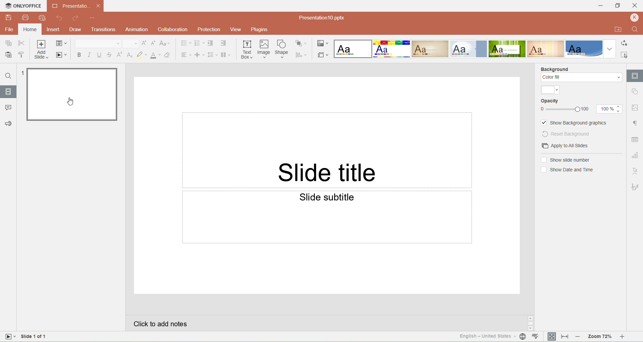  Describe the element at coordinates (468, 49) in the screenshot. I see `Official` at that location.